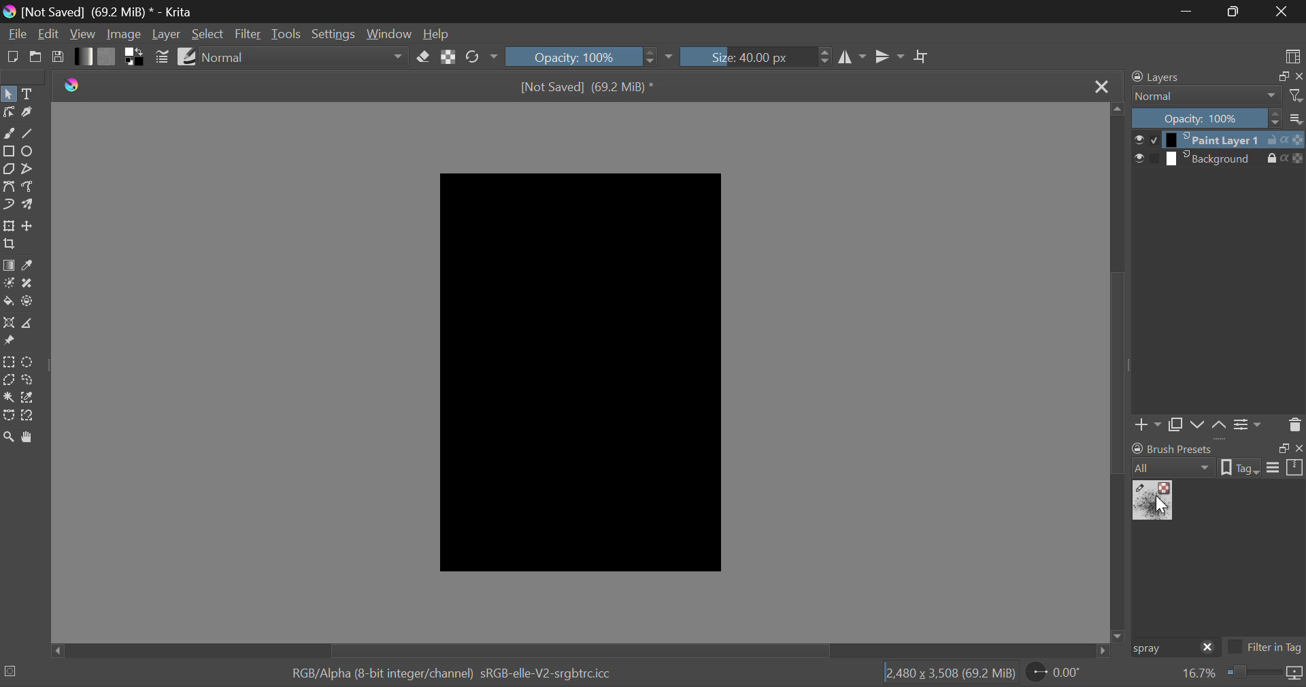 This screenshot has height=687, width=1306. Describe the element at coordinates (1286, 158) in the screenshot. I see `actions` at that location.